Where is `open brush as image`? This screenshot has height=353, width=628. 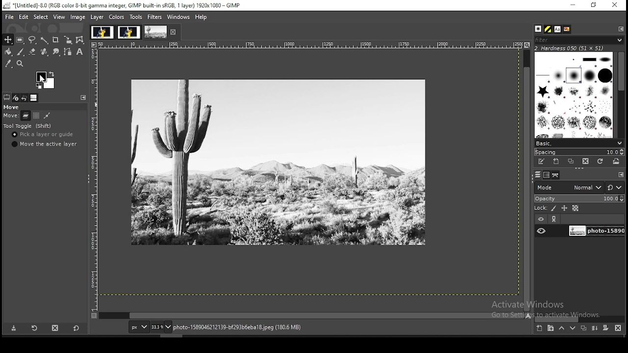 open brush as image is located at coordinates (617, 162).